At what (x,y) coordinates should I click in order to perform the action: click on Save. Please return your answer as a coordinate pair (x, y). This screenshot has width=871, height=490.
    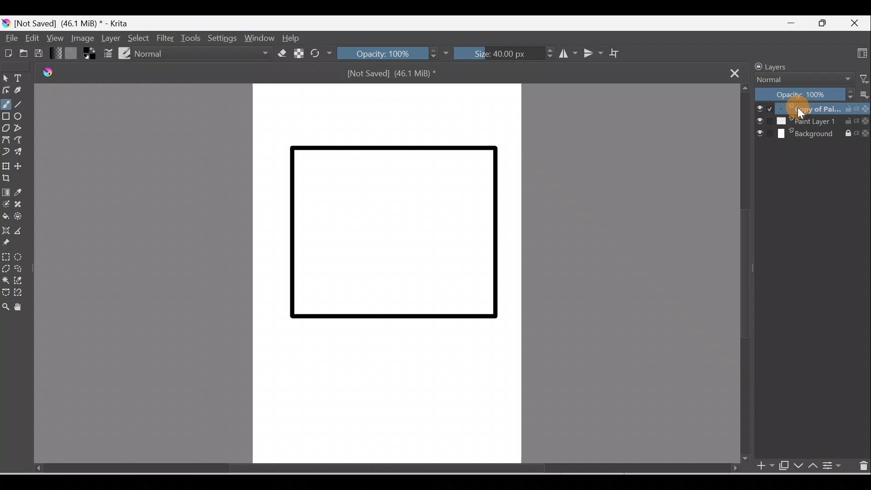
    Looking at the image, I should click on (41, 53).